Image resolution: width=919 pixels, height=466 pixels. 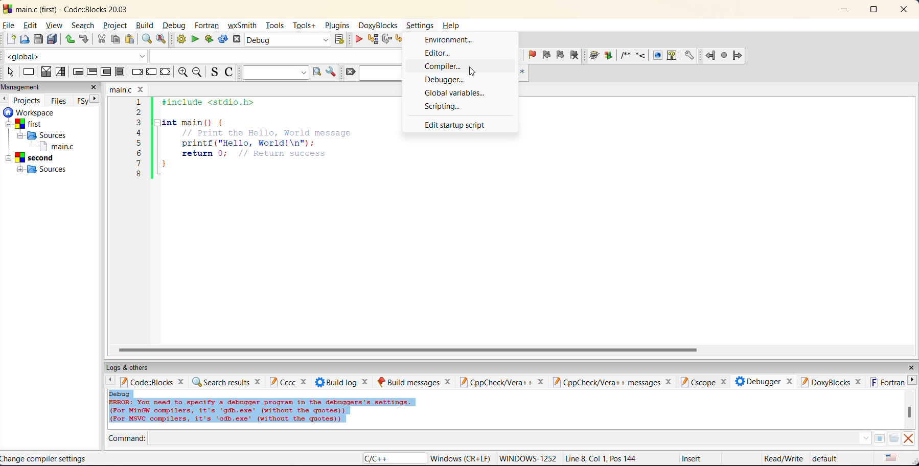 What do you see at coordinates (6, 99) in the screenshot?
I see `previous` at bounding box center [6, 99].